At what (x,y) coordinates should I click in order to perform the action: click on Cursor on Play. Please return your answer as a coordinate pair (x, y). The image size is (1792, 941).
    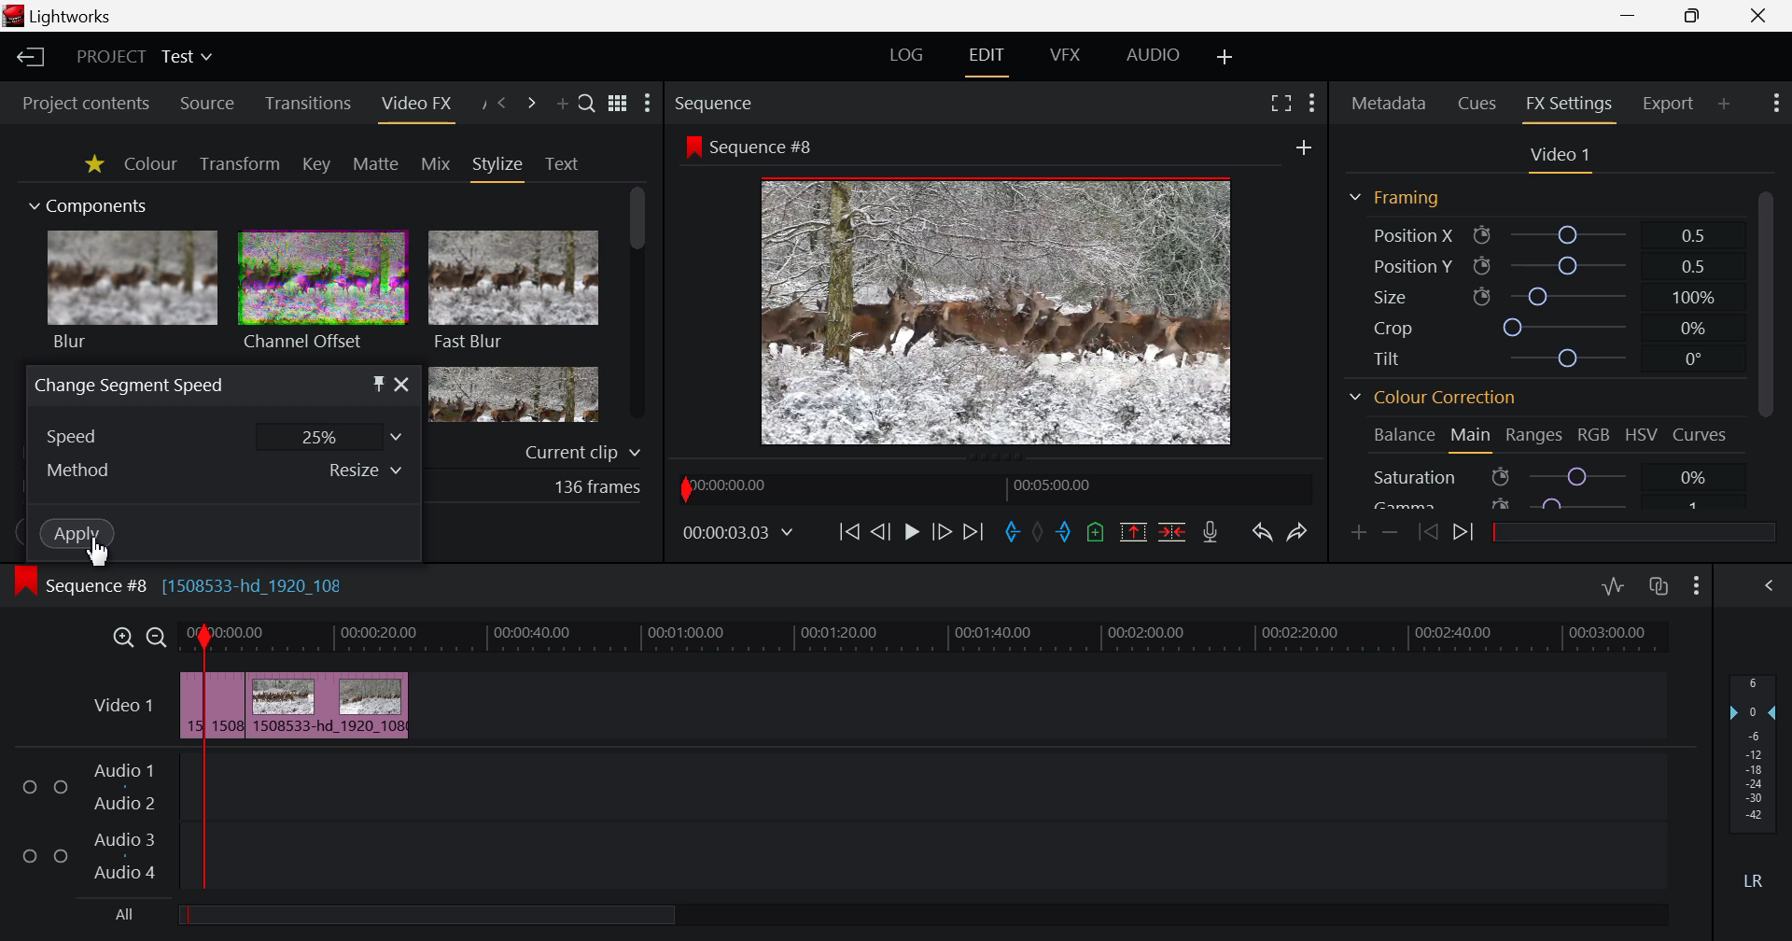
    Looking at the image, I should click on (911, 532).